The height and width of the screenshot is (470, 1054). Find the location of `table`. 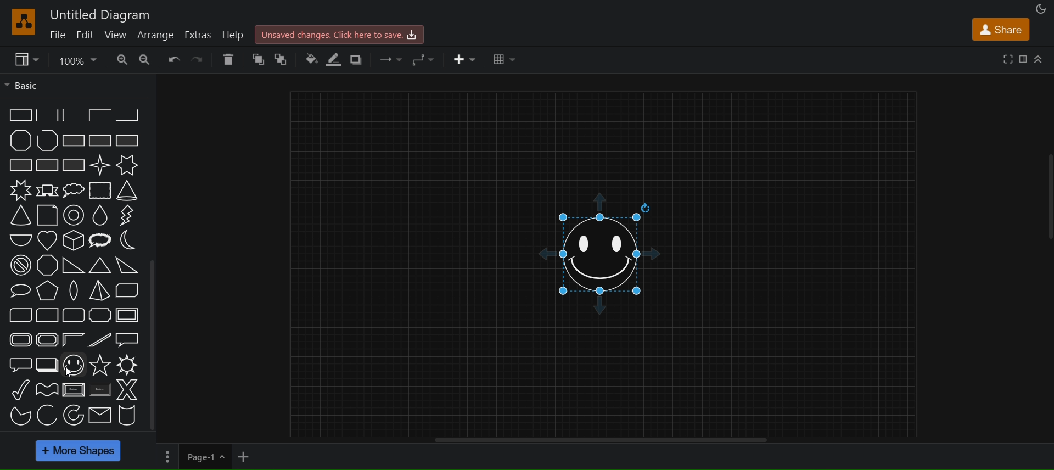

table is located at coordinates (506, 58).